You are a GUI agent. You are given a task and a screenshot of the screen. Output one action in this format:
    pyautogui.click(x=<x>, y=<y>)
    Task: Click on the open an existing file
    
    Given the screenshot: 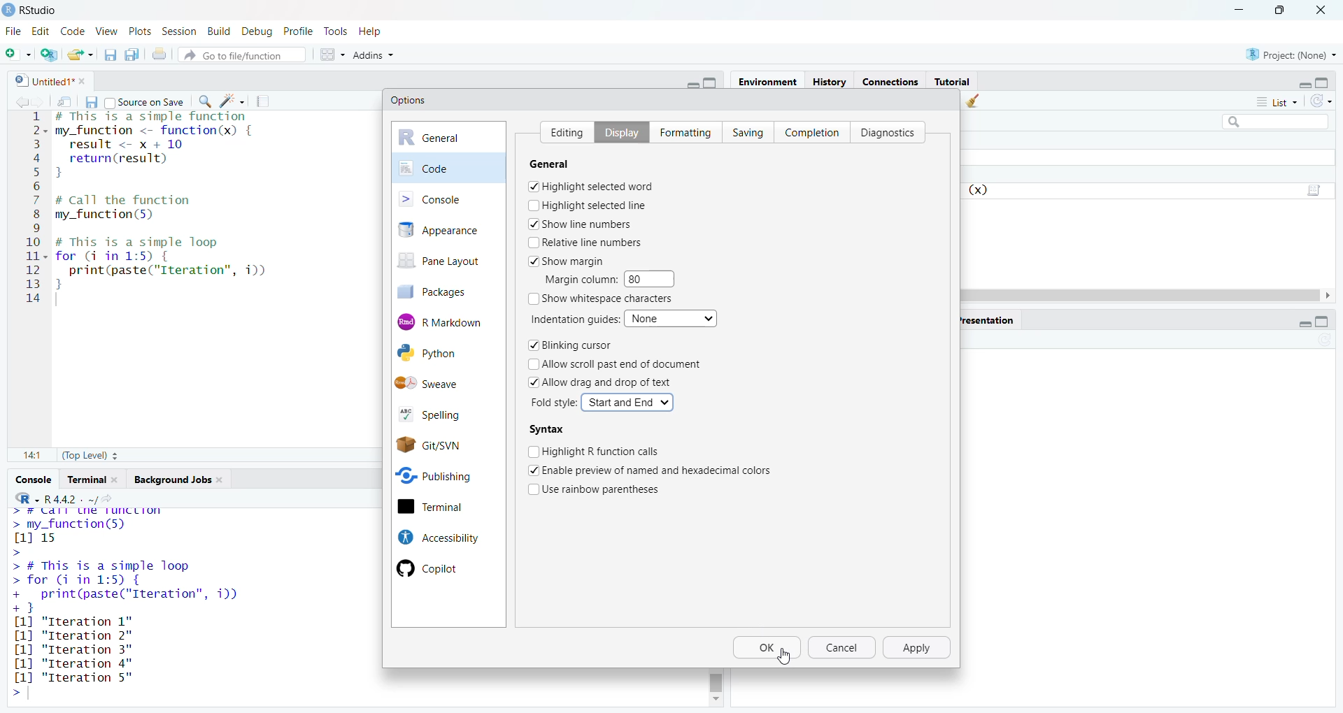 What is the action you would take?
    pyautogui.click(x=81, y=53)
    